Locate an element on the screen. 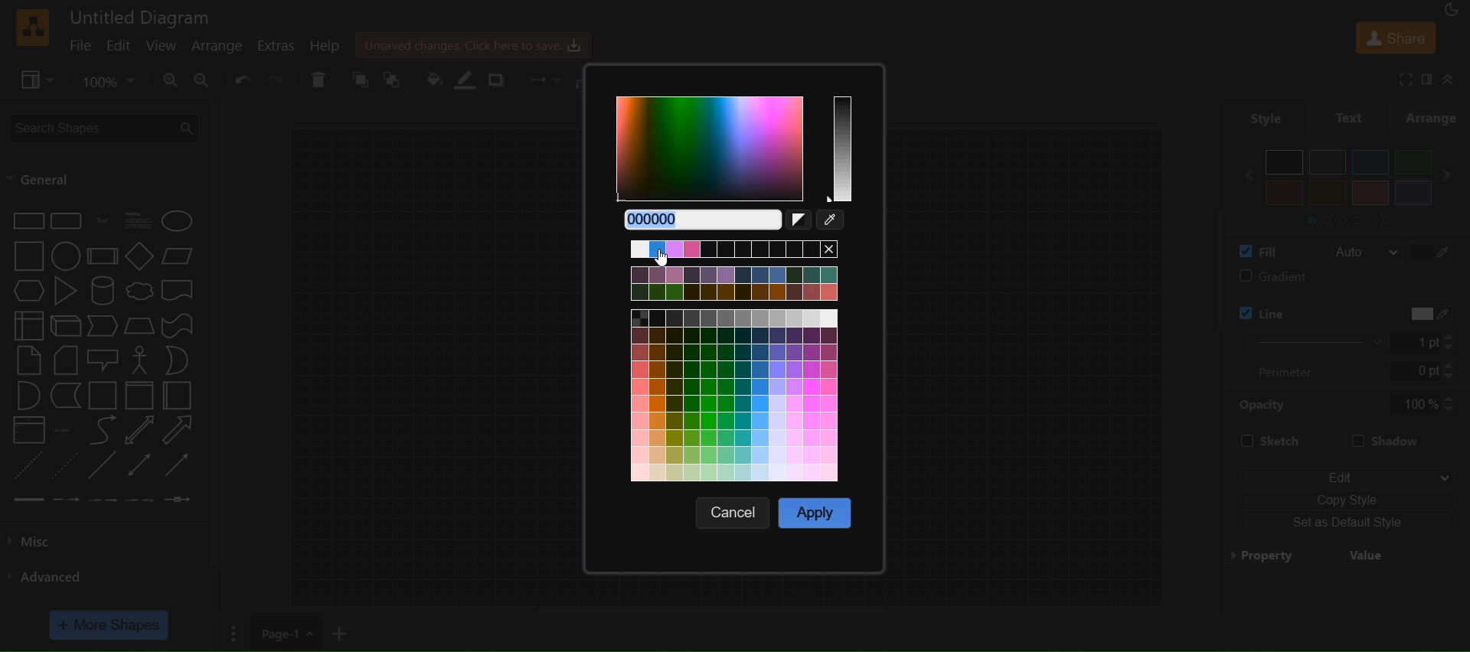 This screenshot has height=652, width=1470. line is located at coordinates (102, 467).